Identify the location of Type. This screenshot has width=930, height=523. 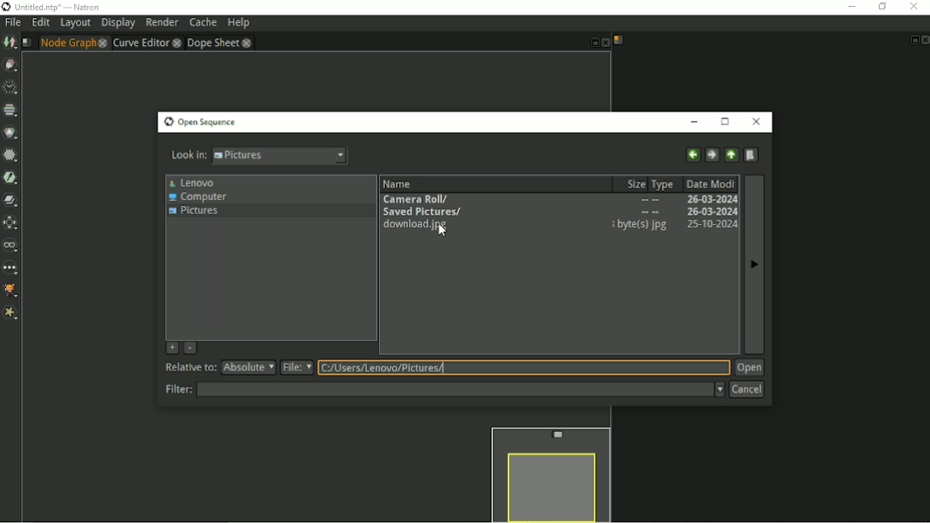
(663, 183).